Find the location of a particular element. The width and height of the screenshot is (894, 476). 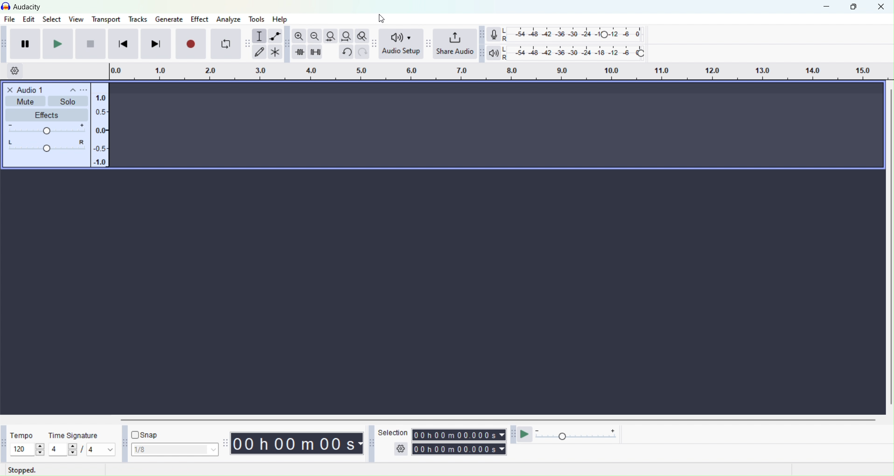

Mute  is located at coordinates (23, 101).